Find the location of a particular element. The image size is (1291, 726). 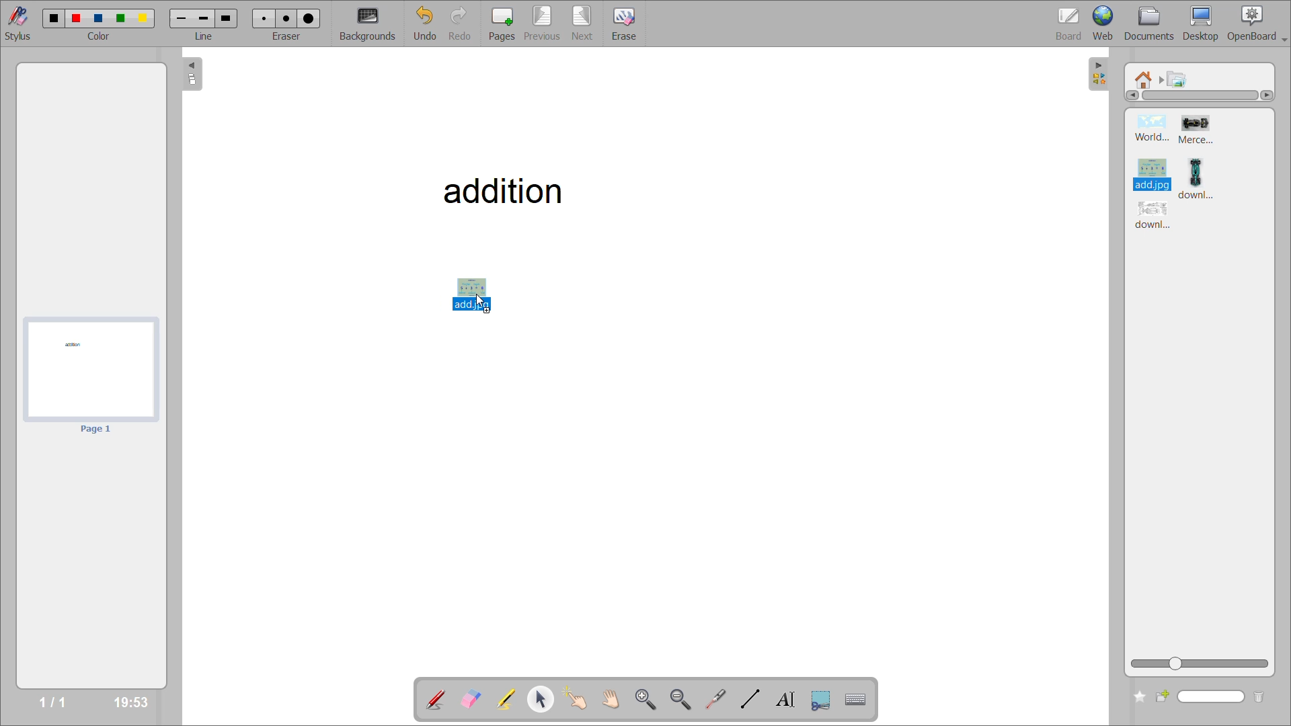

line 3 is located at coordinates (225, 17).